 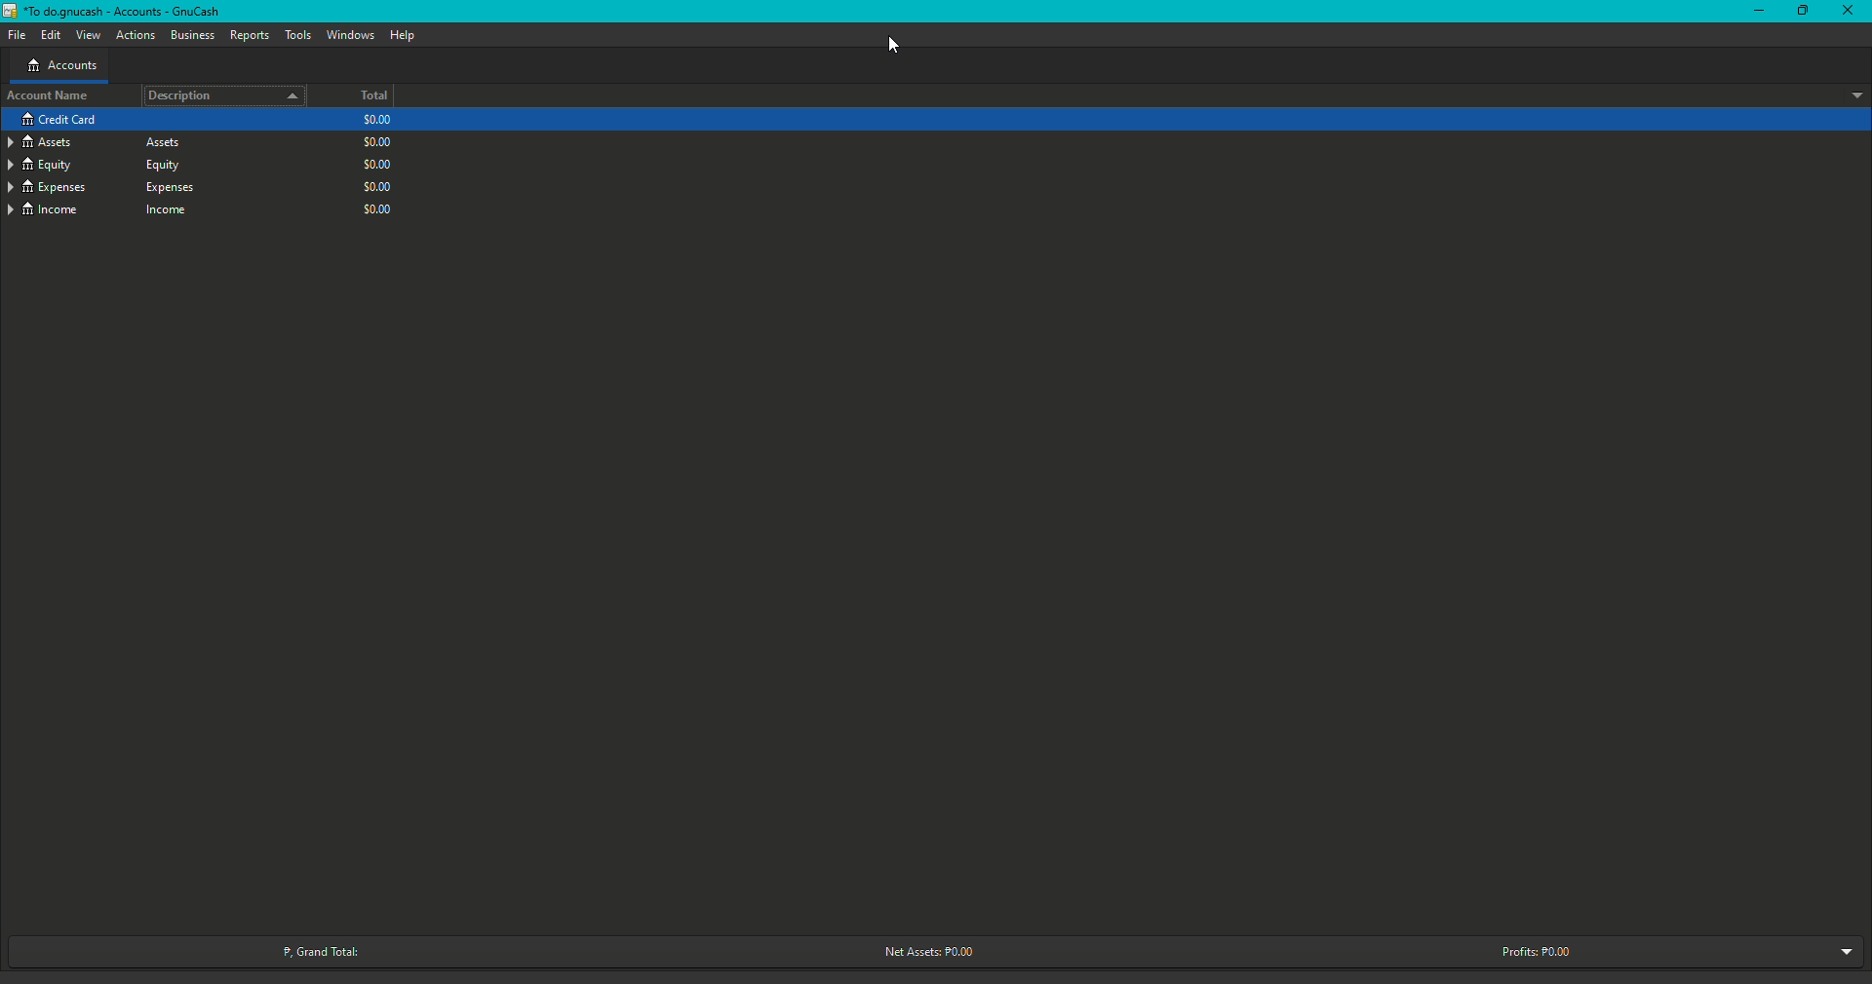 I want to click on Cursor, so click(x=893, y=45).